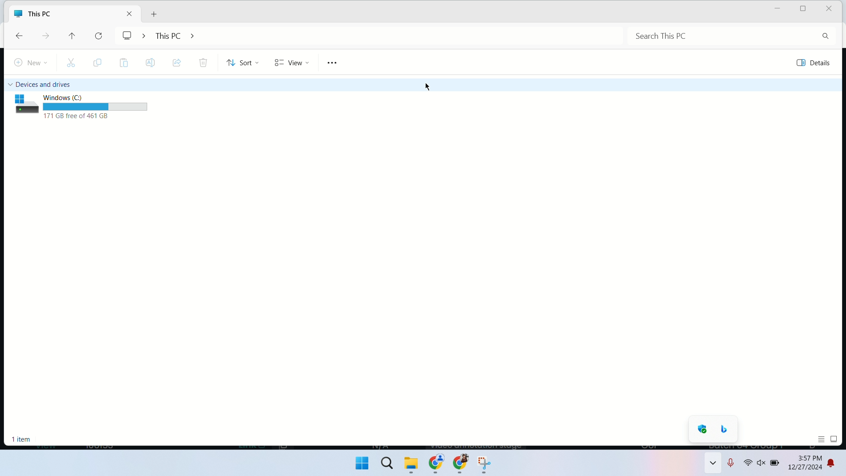 The image size is (846, 476). Describe the element at coordinates (85, 116) in the screenshot. I see `space remaining` at that location.